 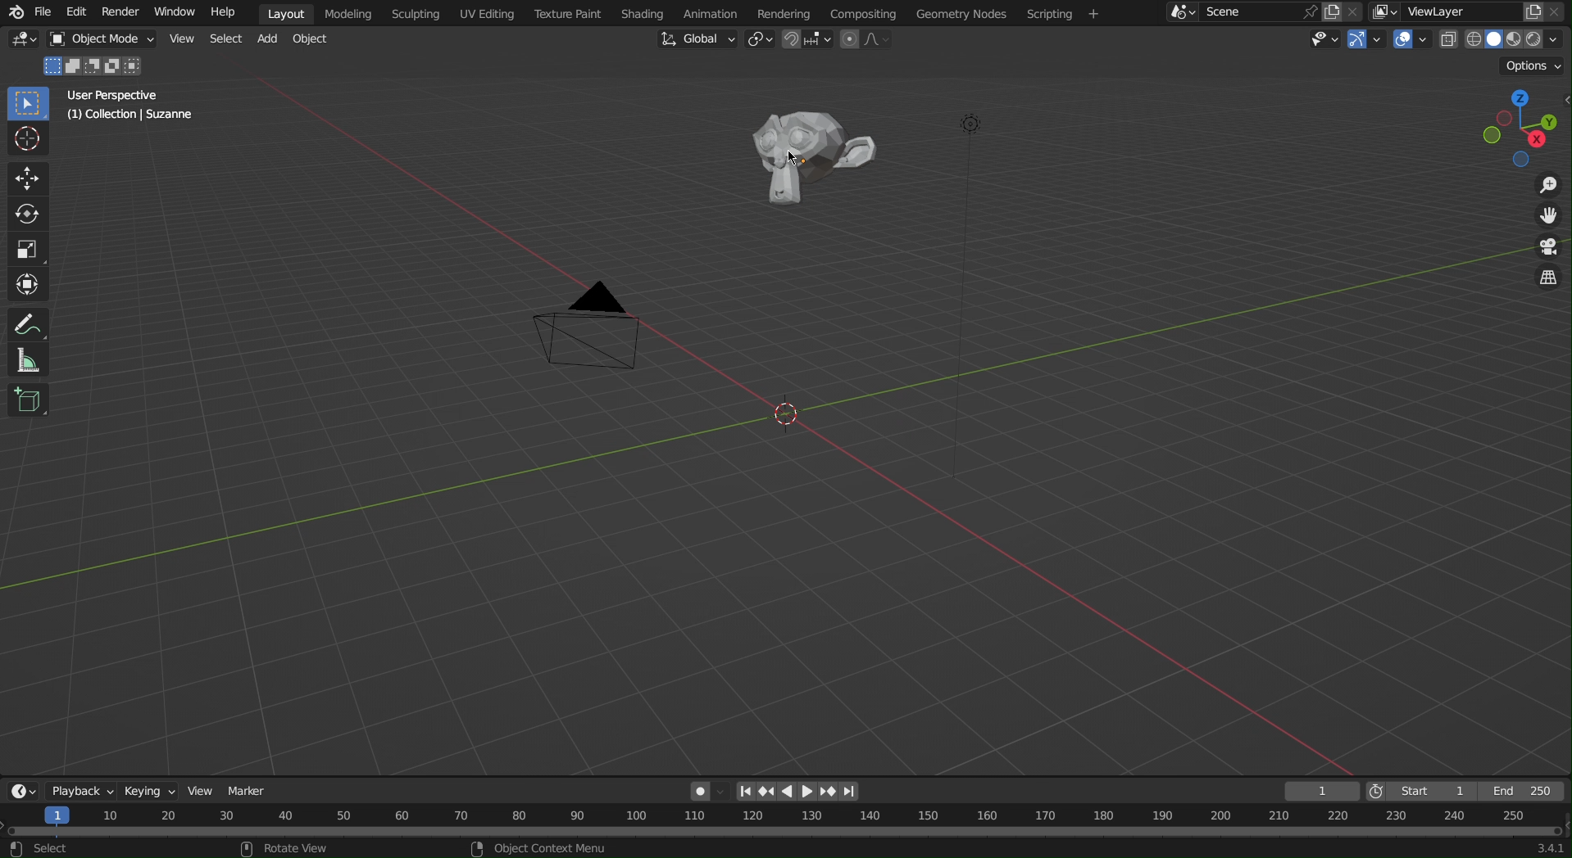 What do you see at coordinates (477, 848) in the screenshot?
I see `icon` at bounding box center [477, 848].